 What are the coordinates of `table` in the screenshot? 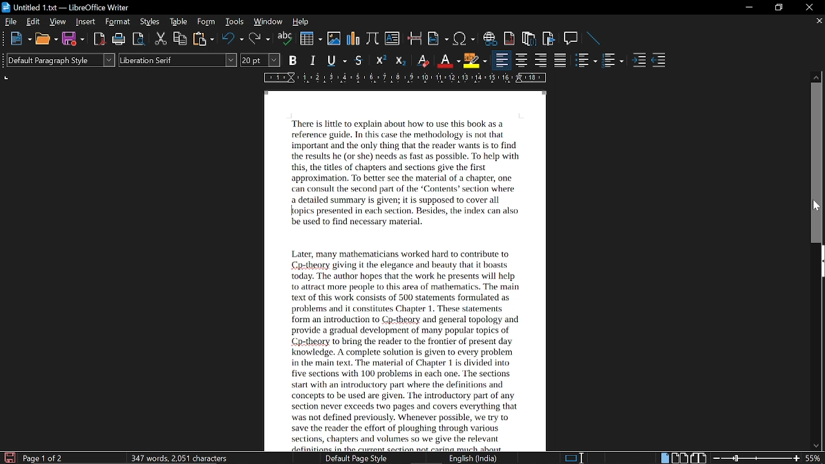 It's located at (179, 23).